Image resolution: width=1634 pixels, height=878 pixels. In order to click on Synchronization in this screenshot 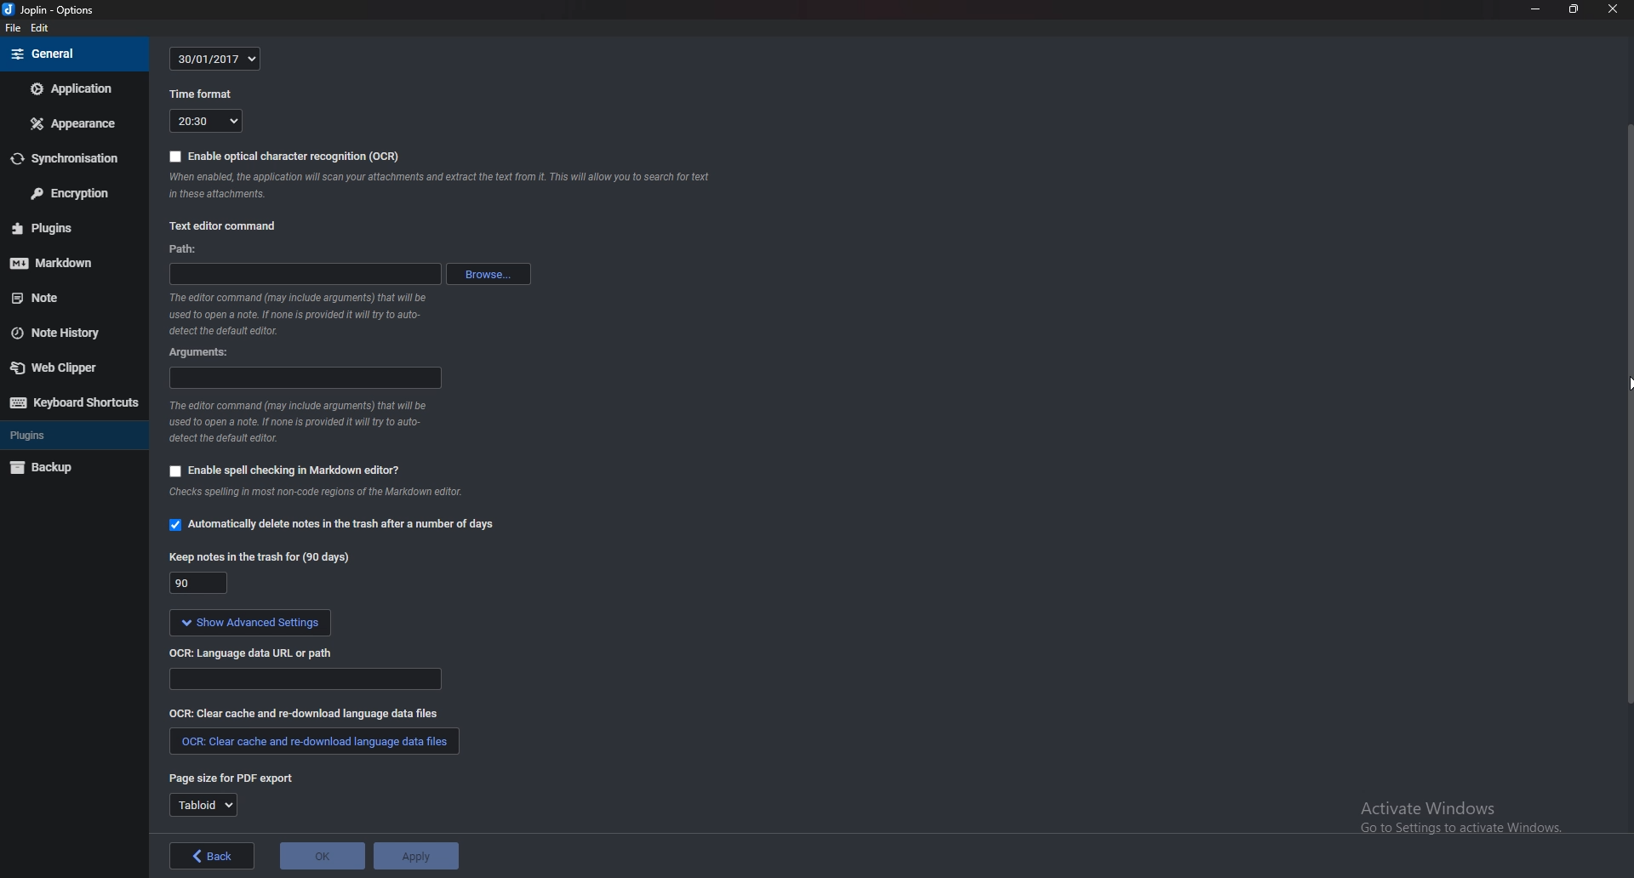, I will do `click(71, 158)`.